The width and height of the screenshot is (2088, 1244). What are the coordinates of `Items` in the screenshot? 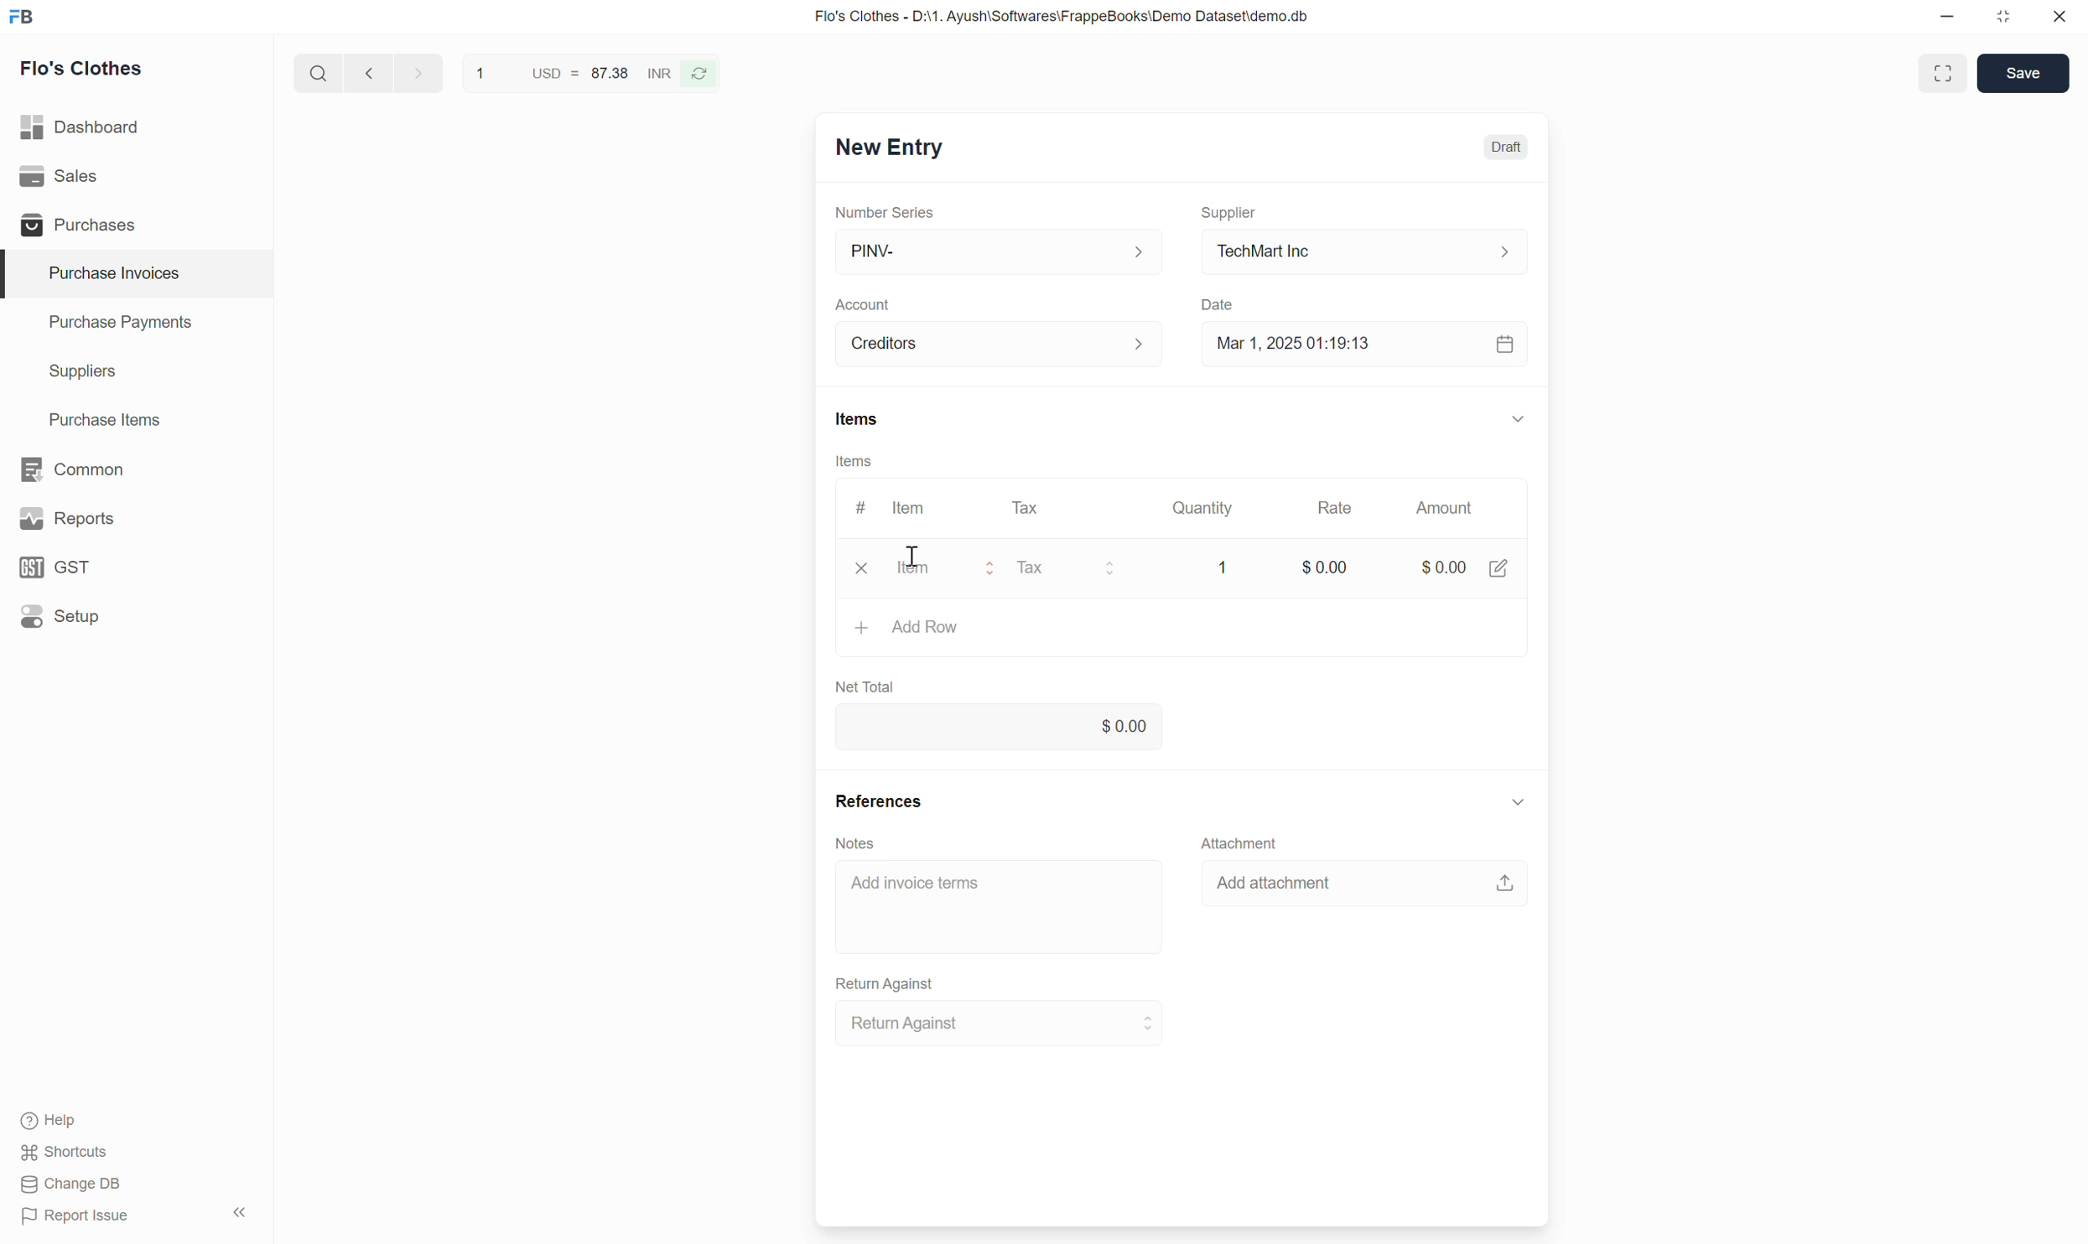 It's located at (854, 461).